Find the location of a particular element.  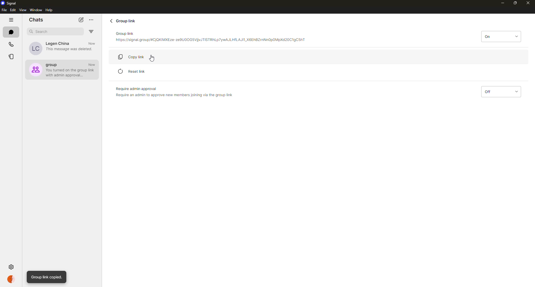

back is located at coordinates (111, 21).